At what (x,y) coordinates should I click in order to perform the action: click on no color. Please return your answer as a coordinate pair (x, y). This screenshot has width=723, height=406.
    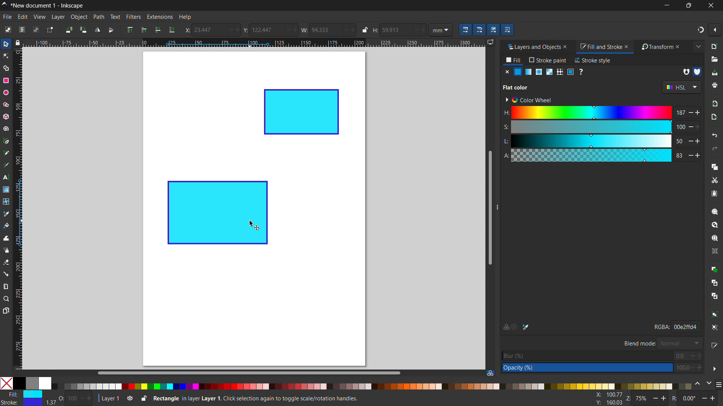
    Looking at the image, I should click on (507, 71).